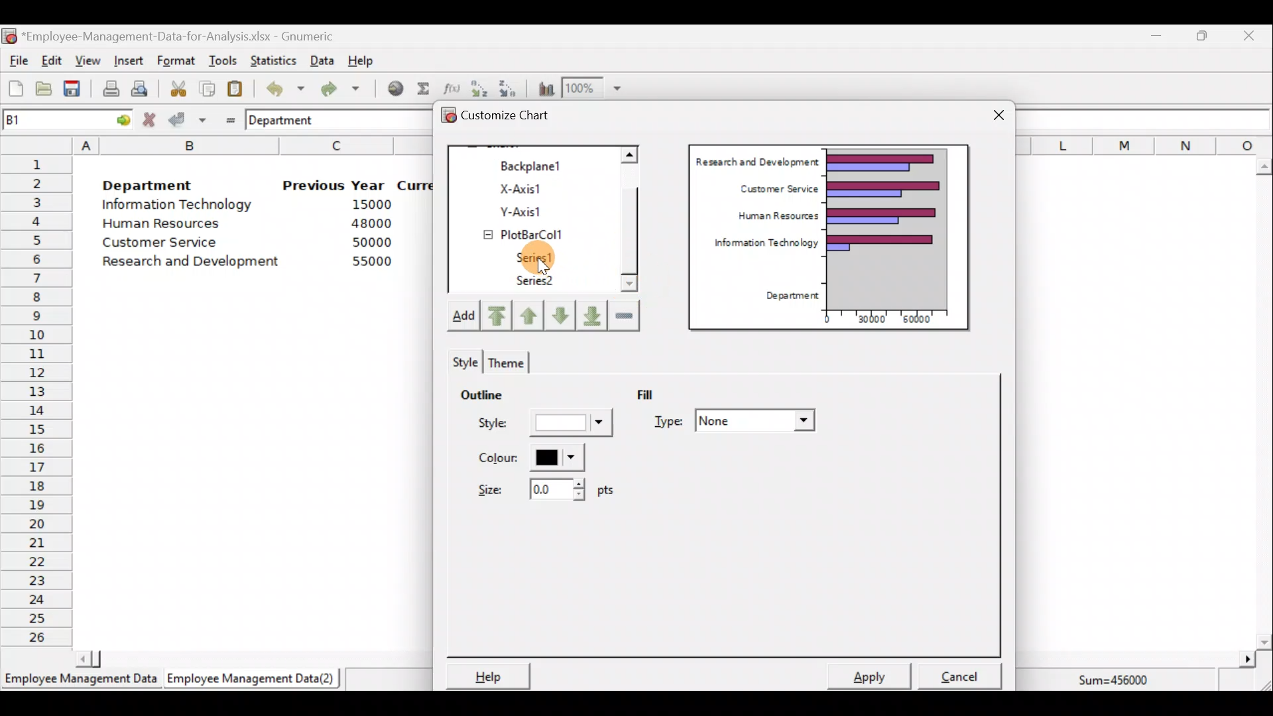 This screenshot has width=1273, height=716. Describe the element at coordinates (624, 314) in the screenshot. I see `Remove` at that location.